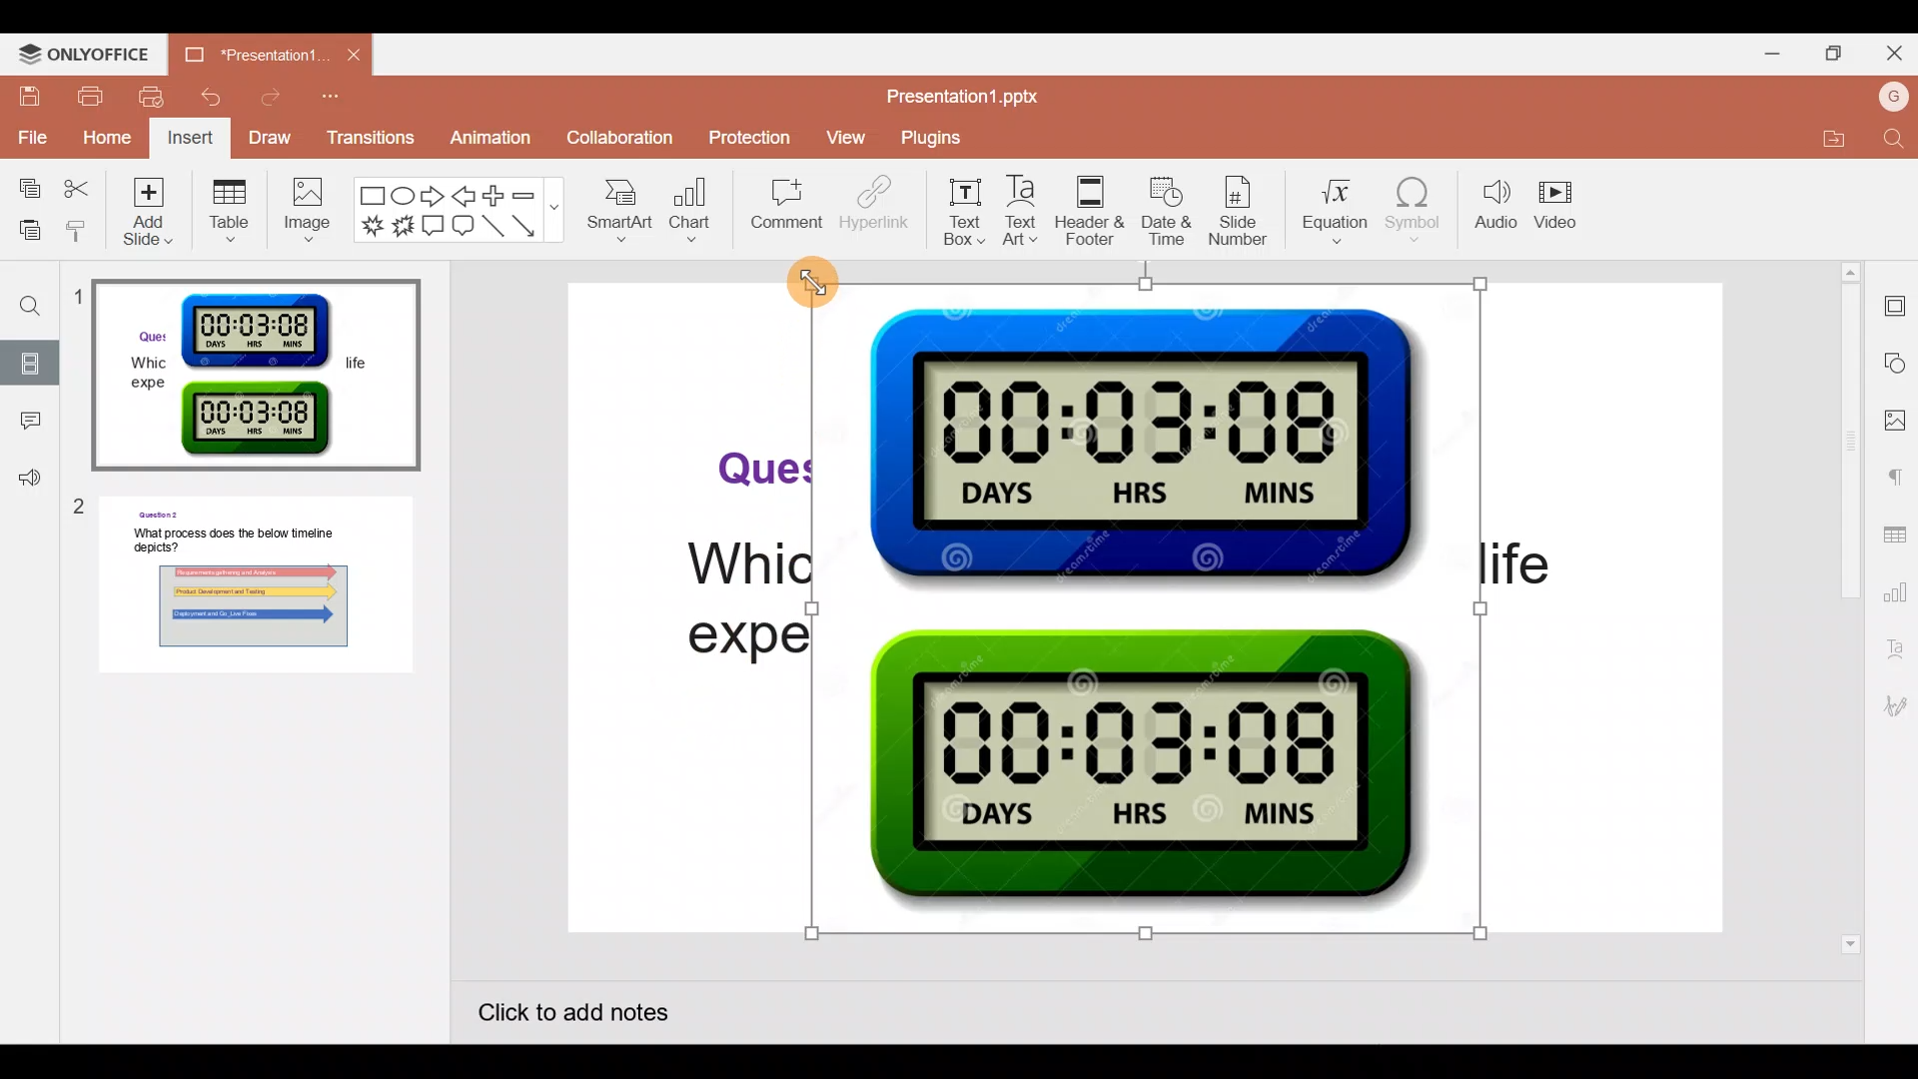 Image resolution: width=1918 pixels, height=1079 pixels. I want to click on ONLYOFFICE, so click(95, 55).